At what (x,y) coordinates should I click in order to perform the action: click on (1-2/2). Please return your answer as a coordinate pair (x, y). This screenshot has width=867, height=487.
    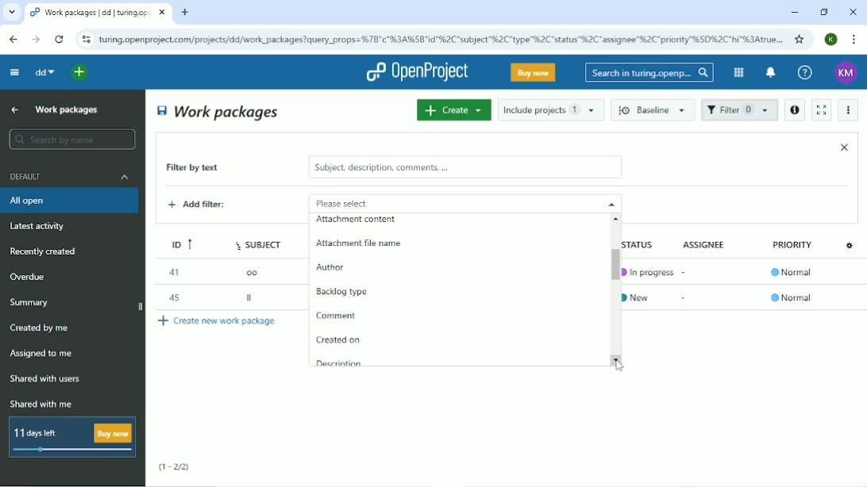
    Looking at the image, I should click on (175, 467).